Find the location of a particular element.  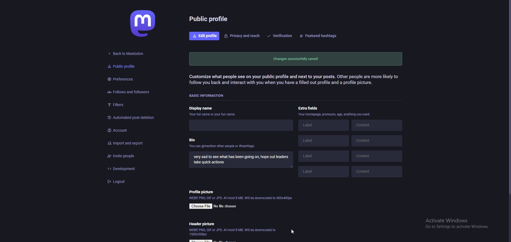

bio is located at coordinates (197, 139).